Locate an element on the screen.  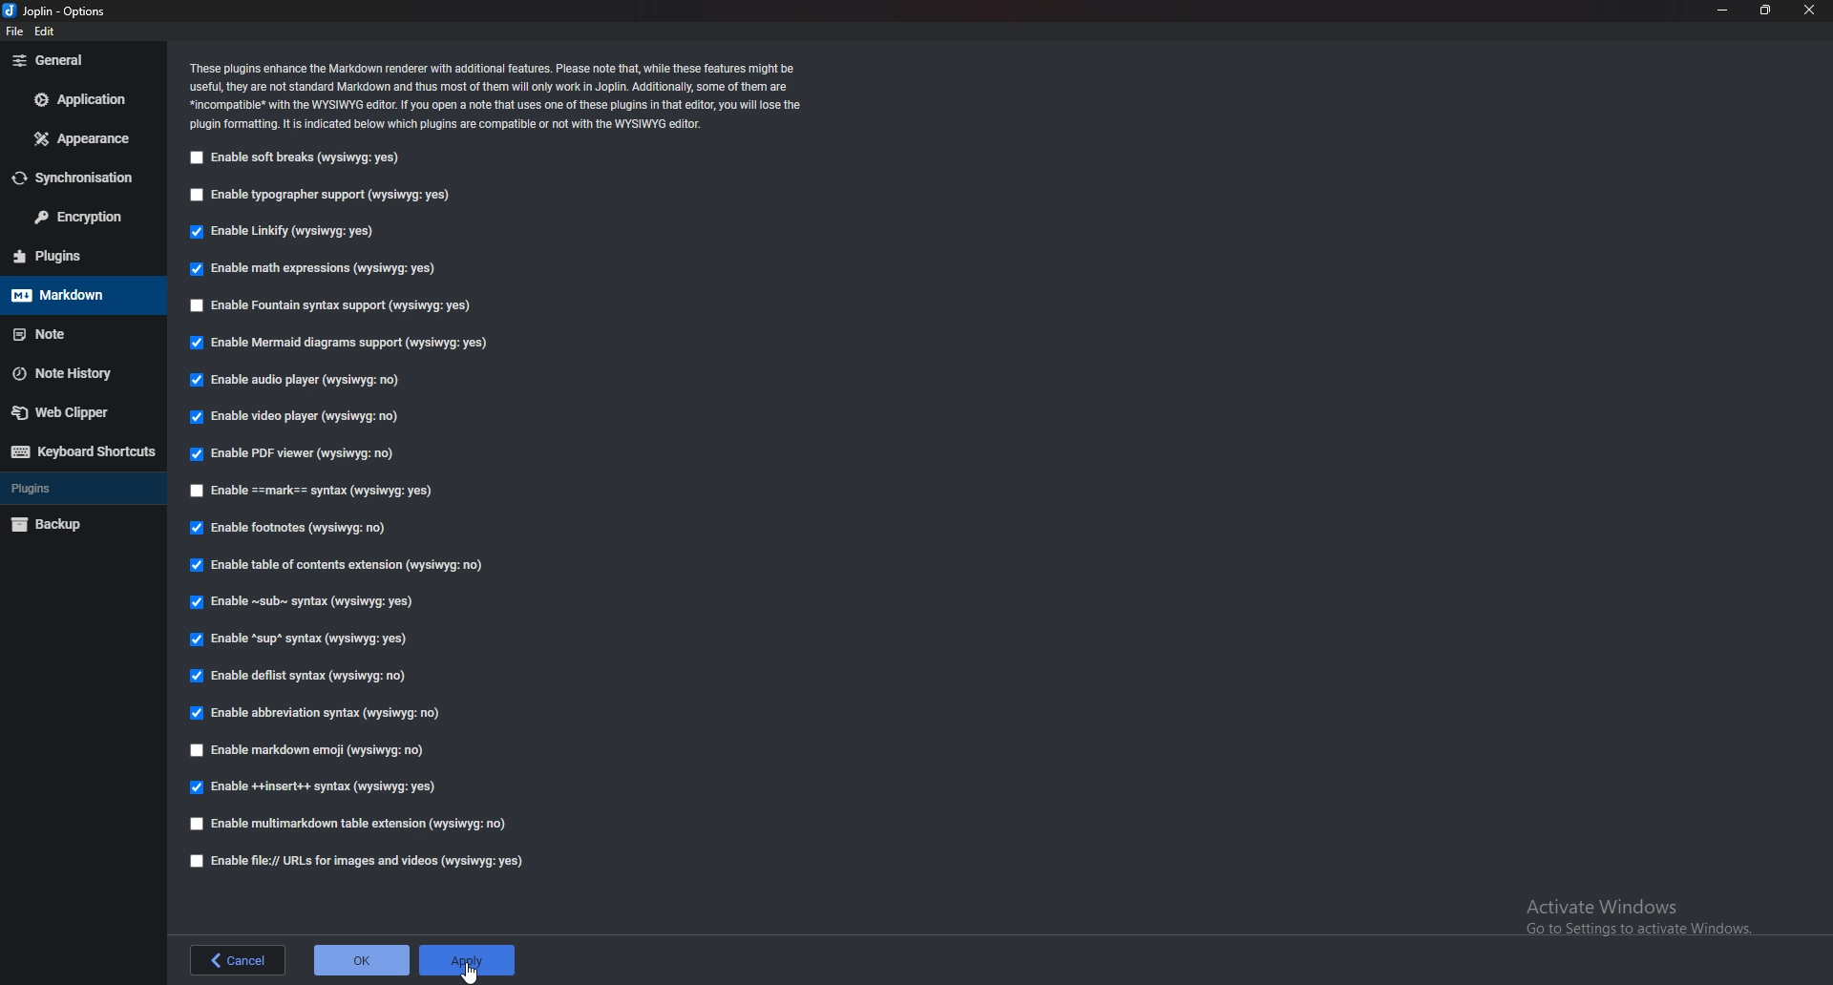
Enable soft breaks is located at coordinates (291, 158).